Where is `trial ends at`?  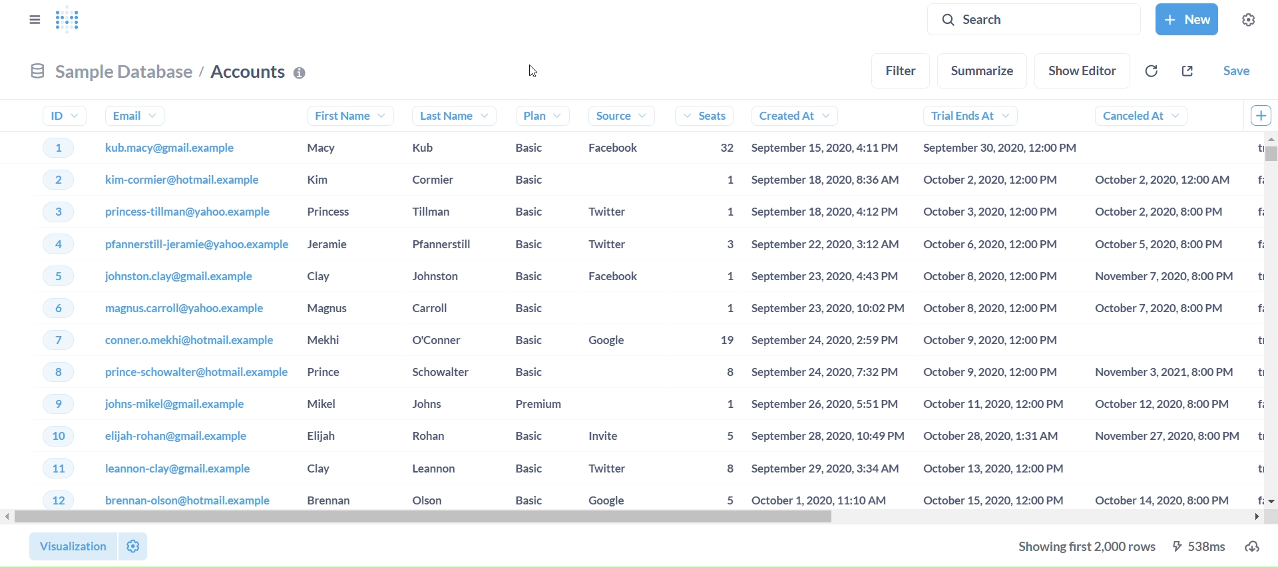 trial ends at is located at coordinates (999, 304).